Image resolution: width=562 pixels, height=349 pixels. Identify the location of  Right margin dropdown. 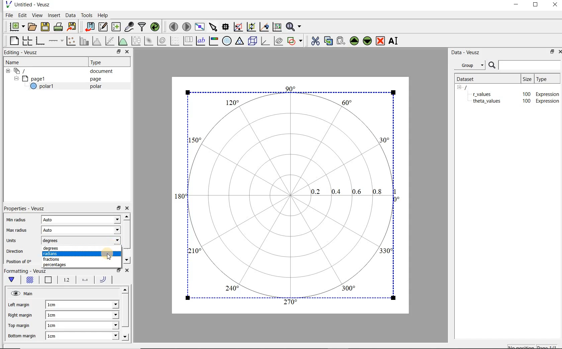
(104, 315).